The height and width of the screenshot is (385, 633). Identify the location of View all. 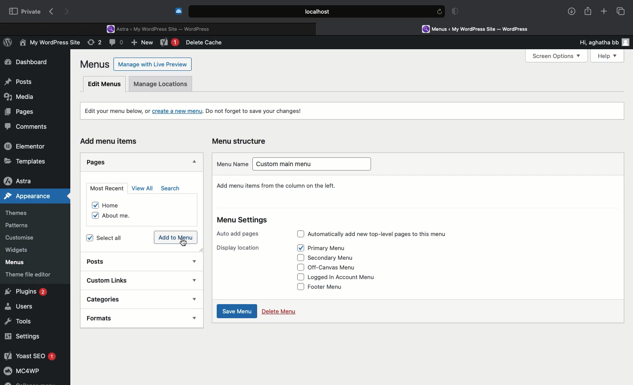
(143, 188).